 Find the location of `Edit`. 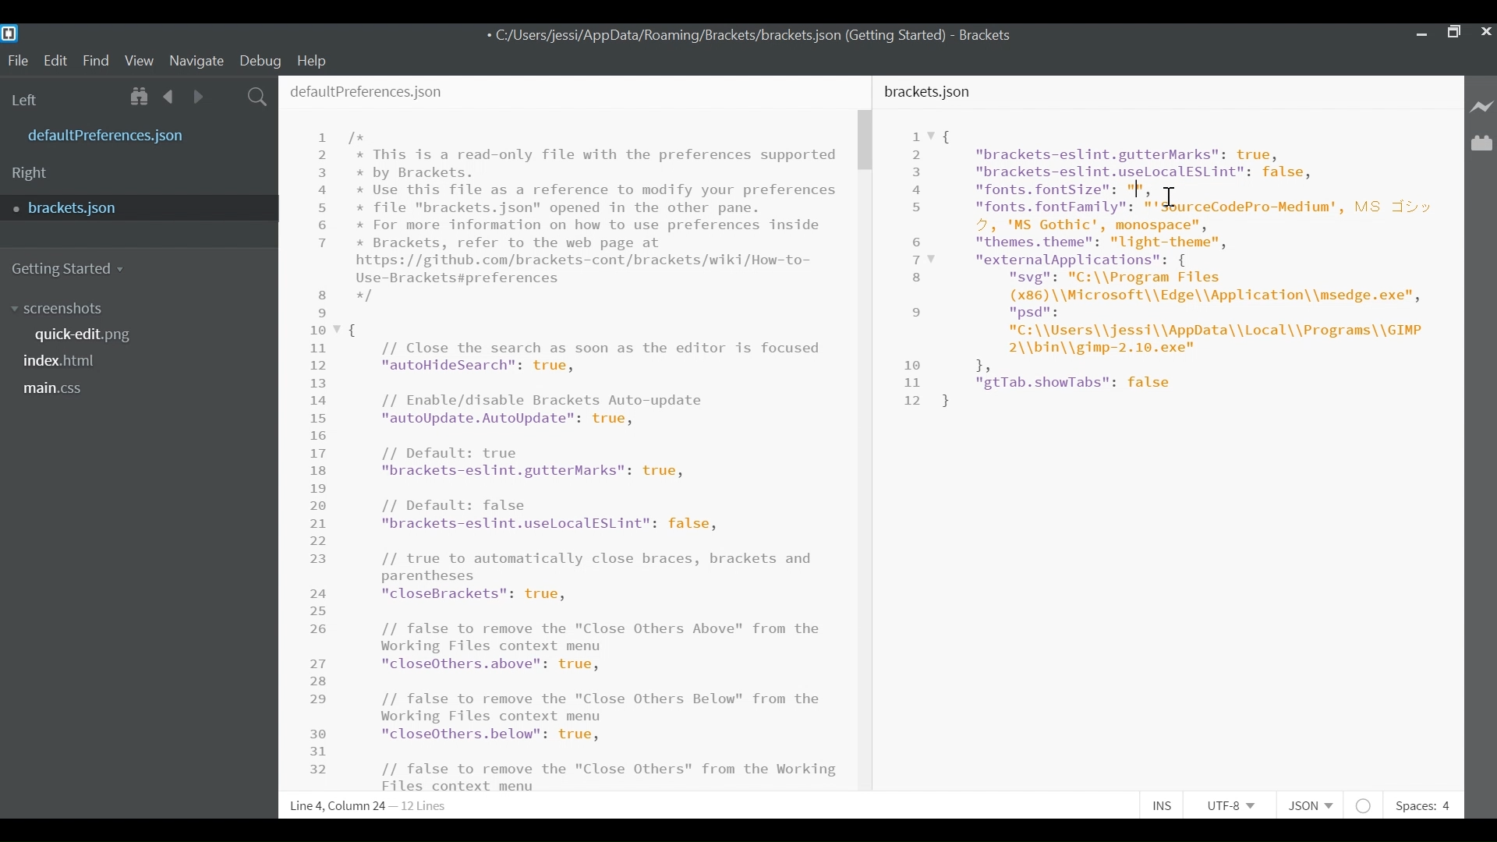

Edit is located at coordinates (54, 59).